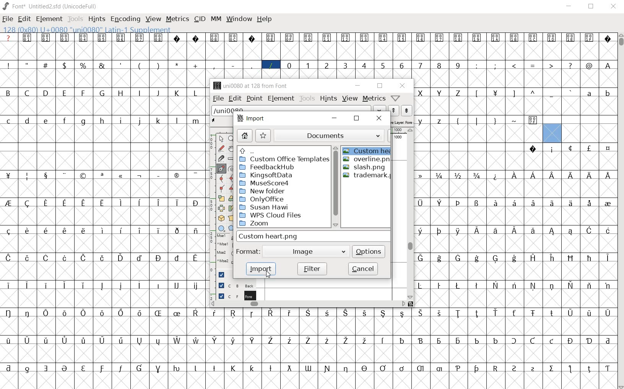  What do you see at coordinates (496, 368) in the screenshot?
I see `glyph` at bounding box center [496, 368].